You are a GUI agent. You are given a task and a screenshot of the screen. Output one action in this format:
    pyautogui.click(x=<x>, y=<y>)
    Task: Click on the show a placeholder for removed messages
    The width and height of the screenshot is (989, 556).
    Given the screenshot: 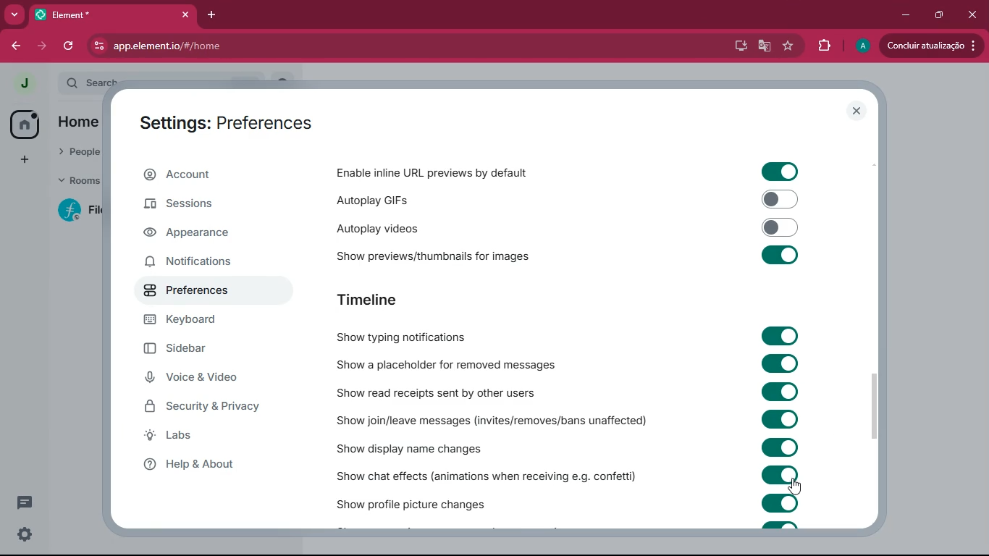 What is the action you would take?
    pyautogui.click(x=446, y=366)
    